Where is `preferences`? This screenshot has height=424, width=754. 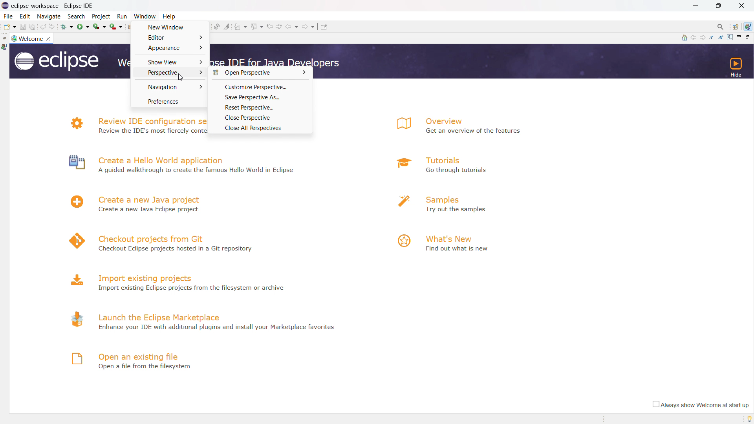
preferences is located at coordinates (168, 101).